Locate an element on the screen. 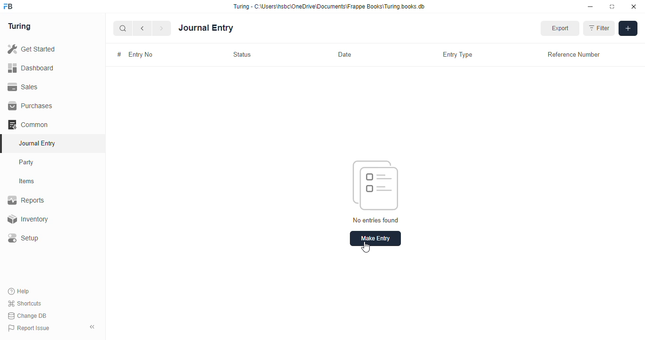 The height and width of the screenshot is (340, 645). help is located at coordinates (19, 291).